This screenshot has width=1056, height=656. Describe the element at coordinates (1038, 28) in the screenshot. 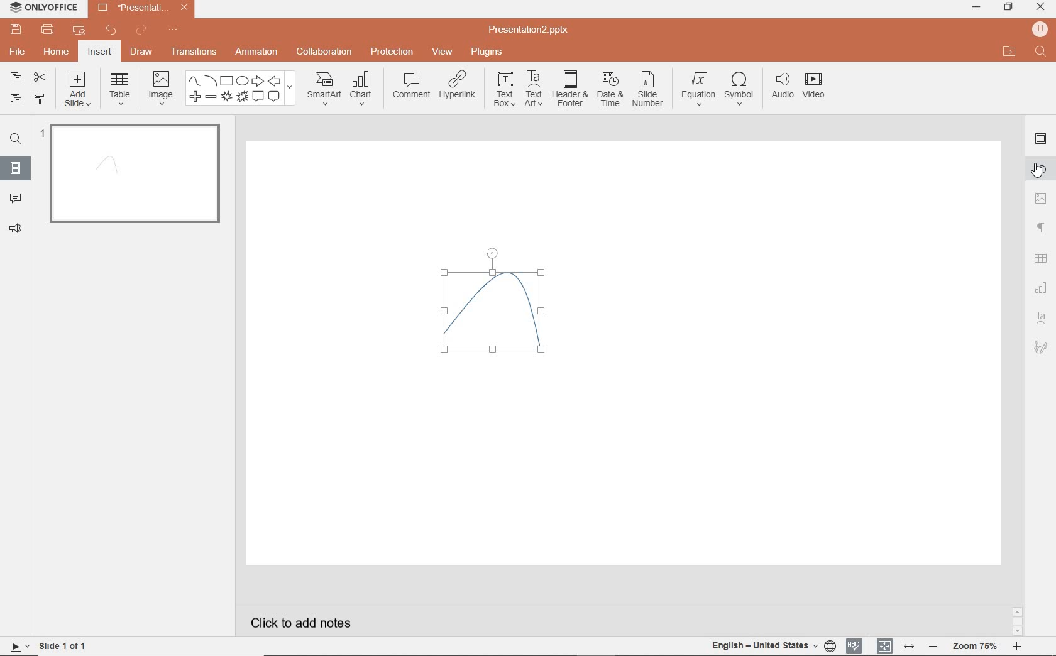

I see `HP` at that location.